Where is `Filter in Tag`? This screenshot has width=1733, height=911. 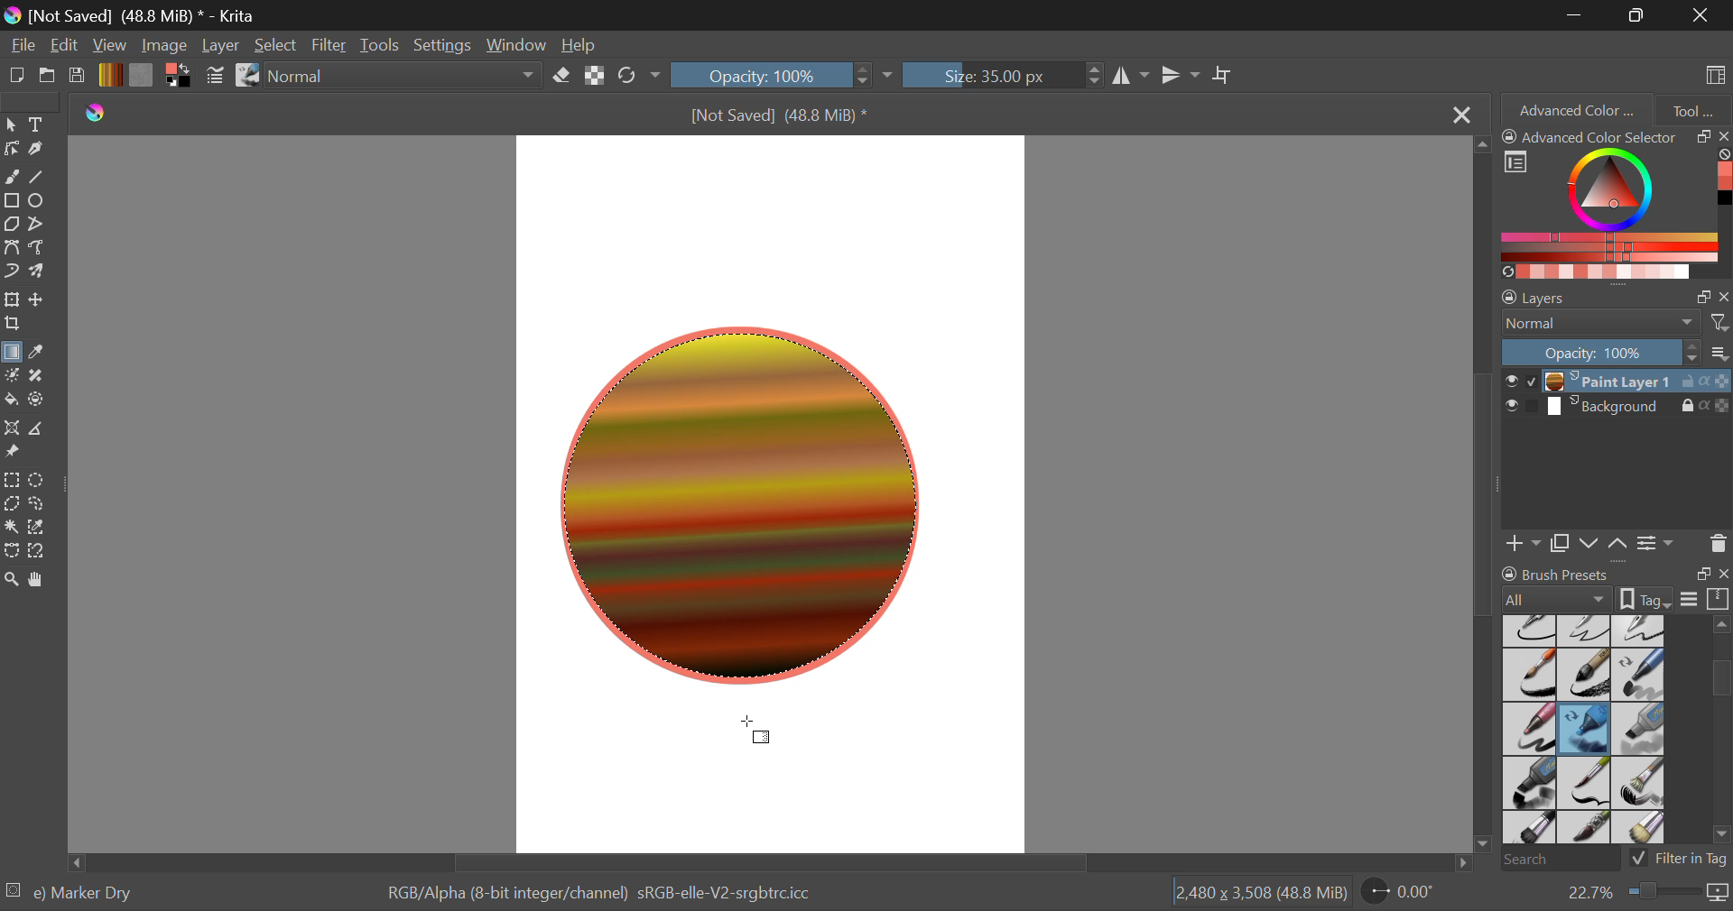
Filter in Tag is located at coordinates (1680, 857).